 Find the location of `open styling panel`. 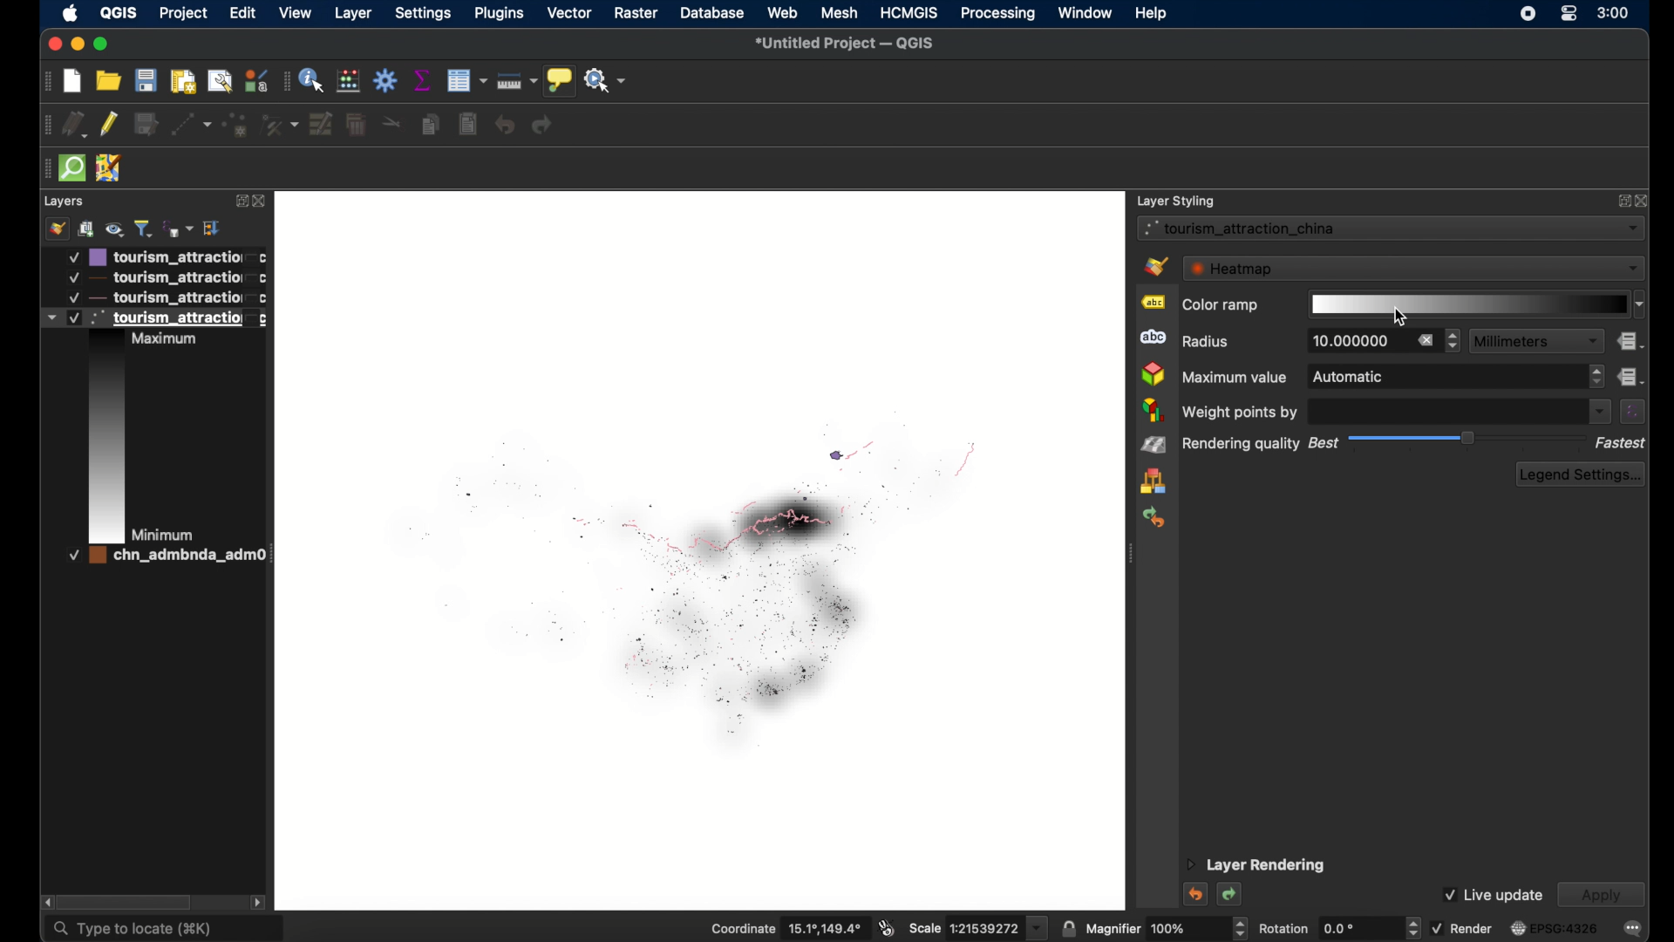

open styling panel is located at coordinates (57, 229).